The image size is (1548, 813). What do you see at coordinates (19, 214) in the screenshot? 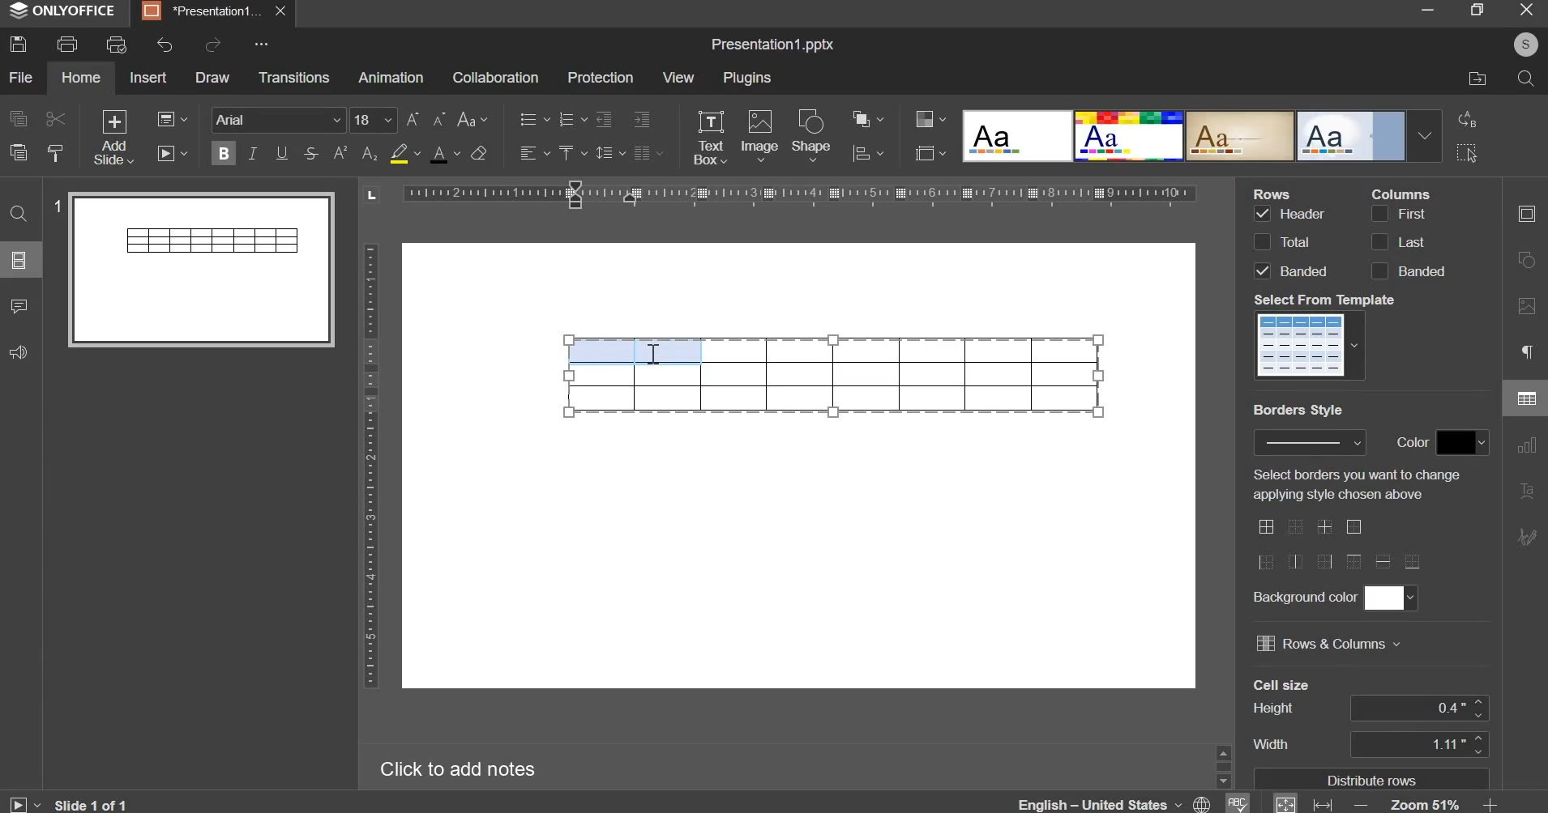
I see `find` at bounding box center [19, 214].